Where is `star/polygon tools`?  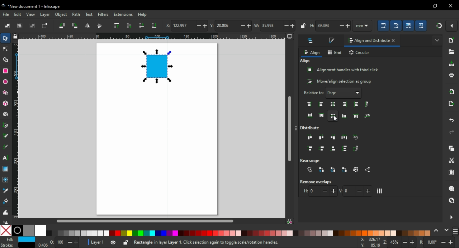
star/polygon tools is located at coordinates (6, 91).